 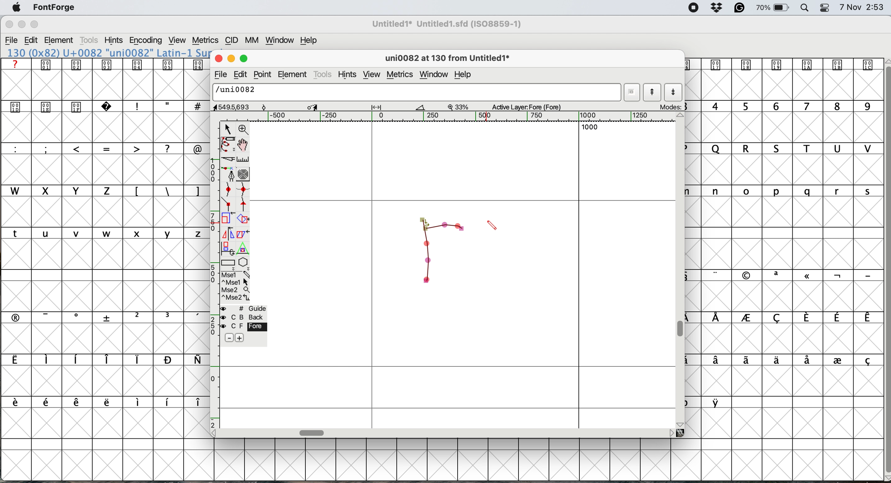 What do you see at coordinates (166, 106) in the screenshot?
I see `special characters` at bounding box center [166, 106].